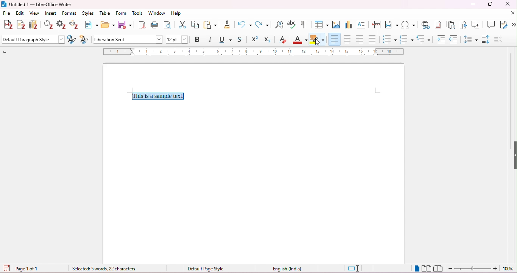 The width and height of the screenshot is (517, 273). What do you see at coordinates (486, 40) in the screenshot?
I see `increase paragraph spacing` at bounding box center [486, 40].